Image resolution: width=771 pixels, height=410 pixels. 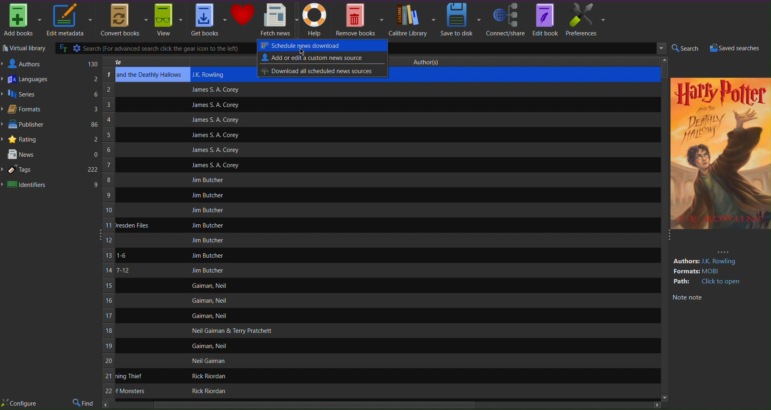 What do you see at coordinates (207, 240) in the screenshot?
I see `Jim Butcher` at bounding box center [207, 240].